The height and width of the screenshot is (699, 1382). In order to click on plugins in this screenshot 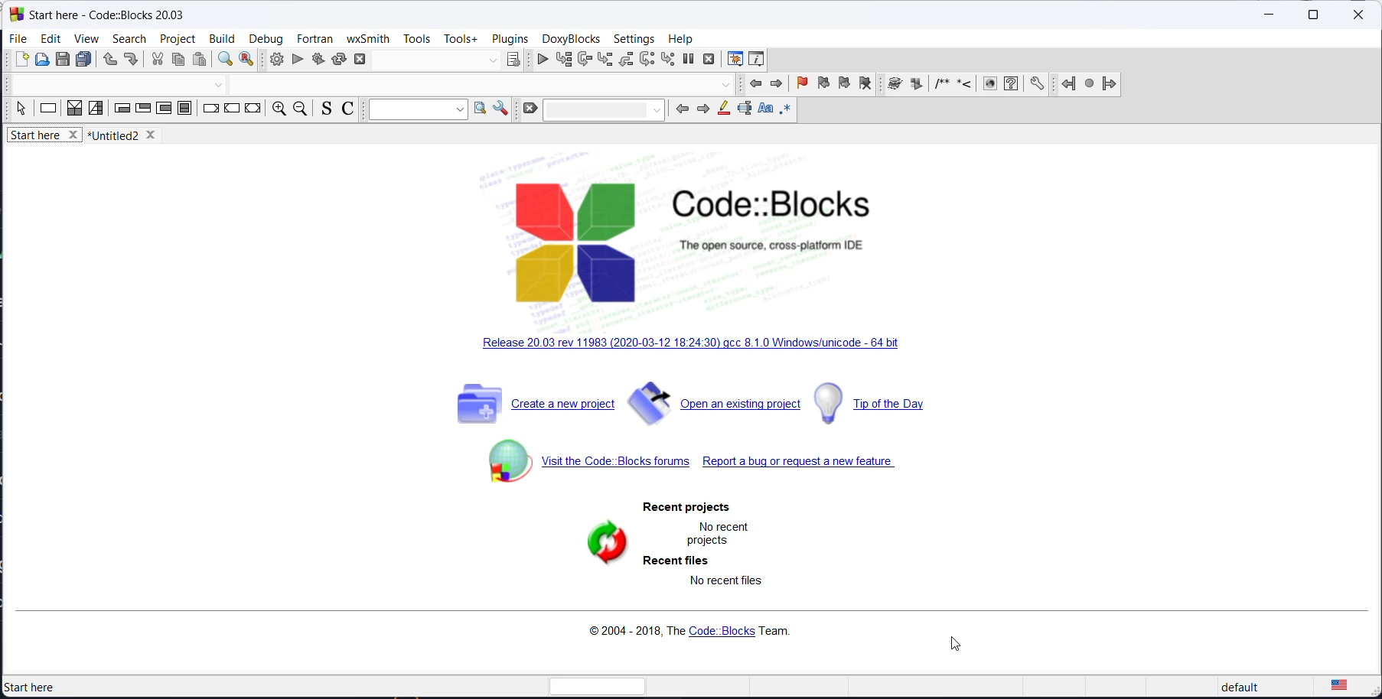, I will do `click(510, 38)`.